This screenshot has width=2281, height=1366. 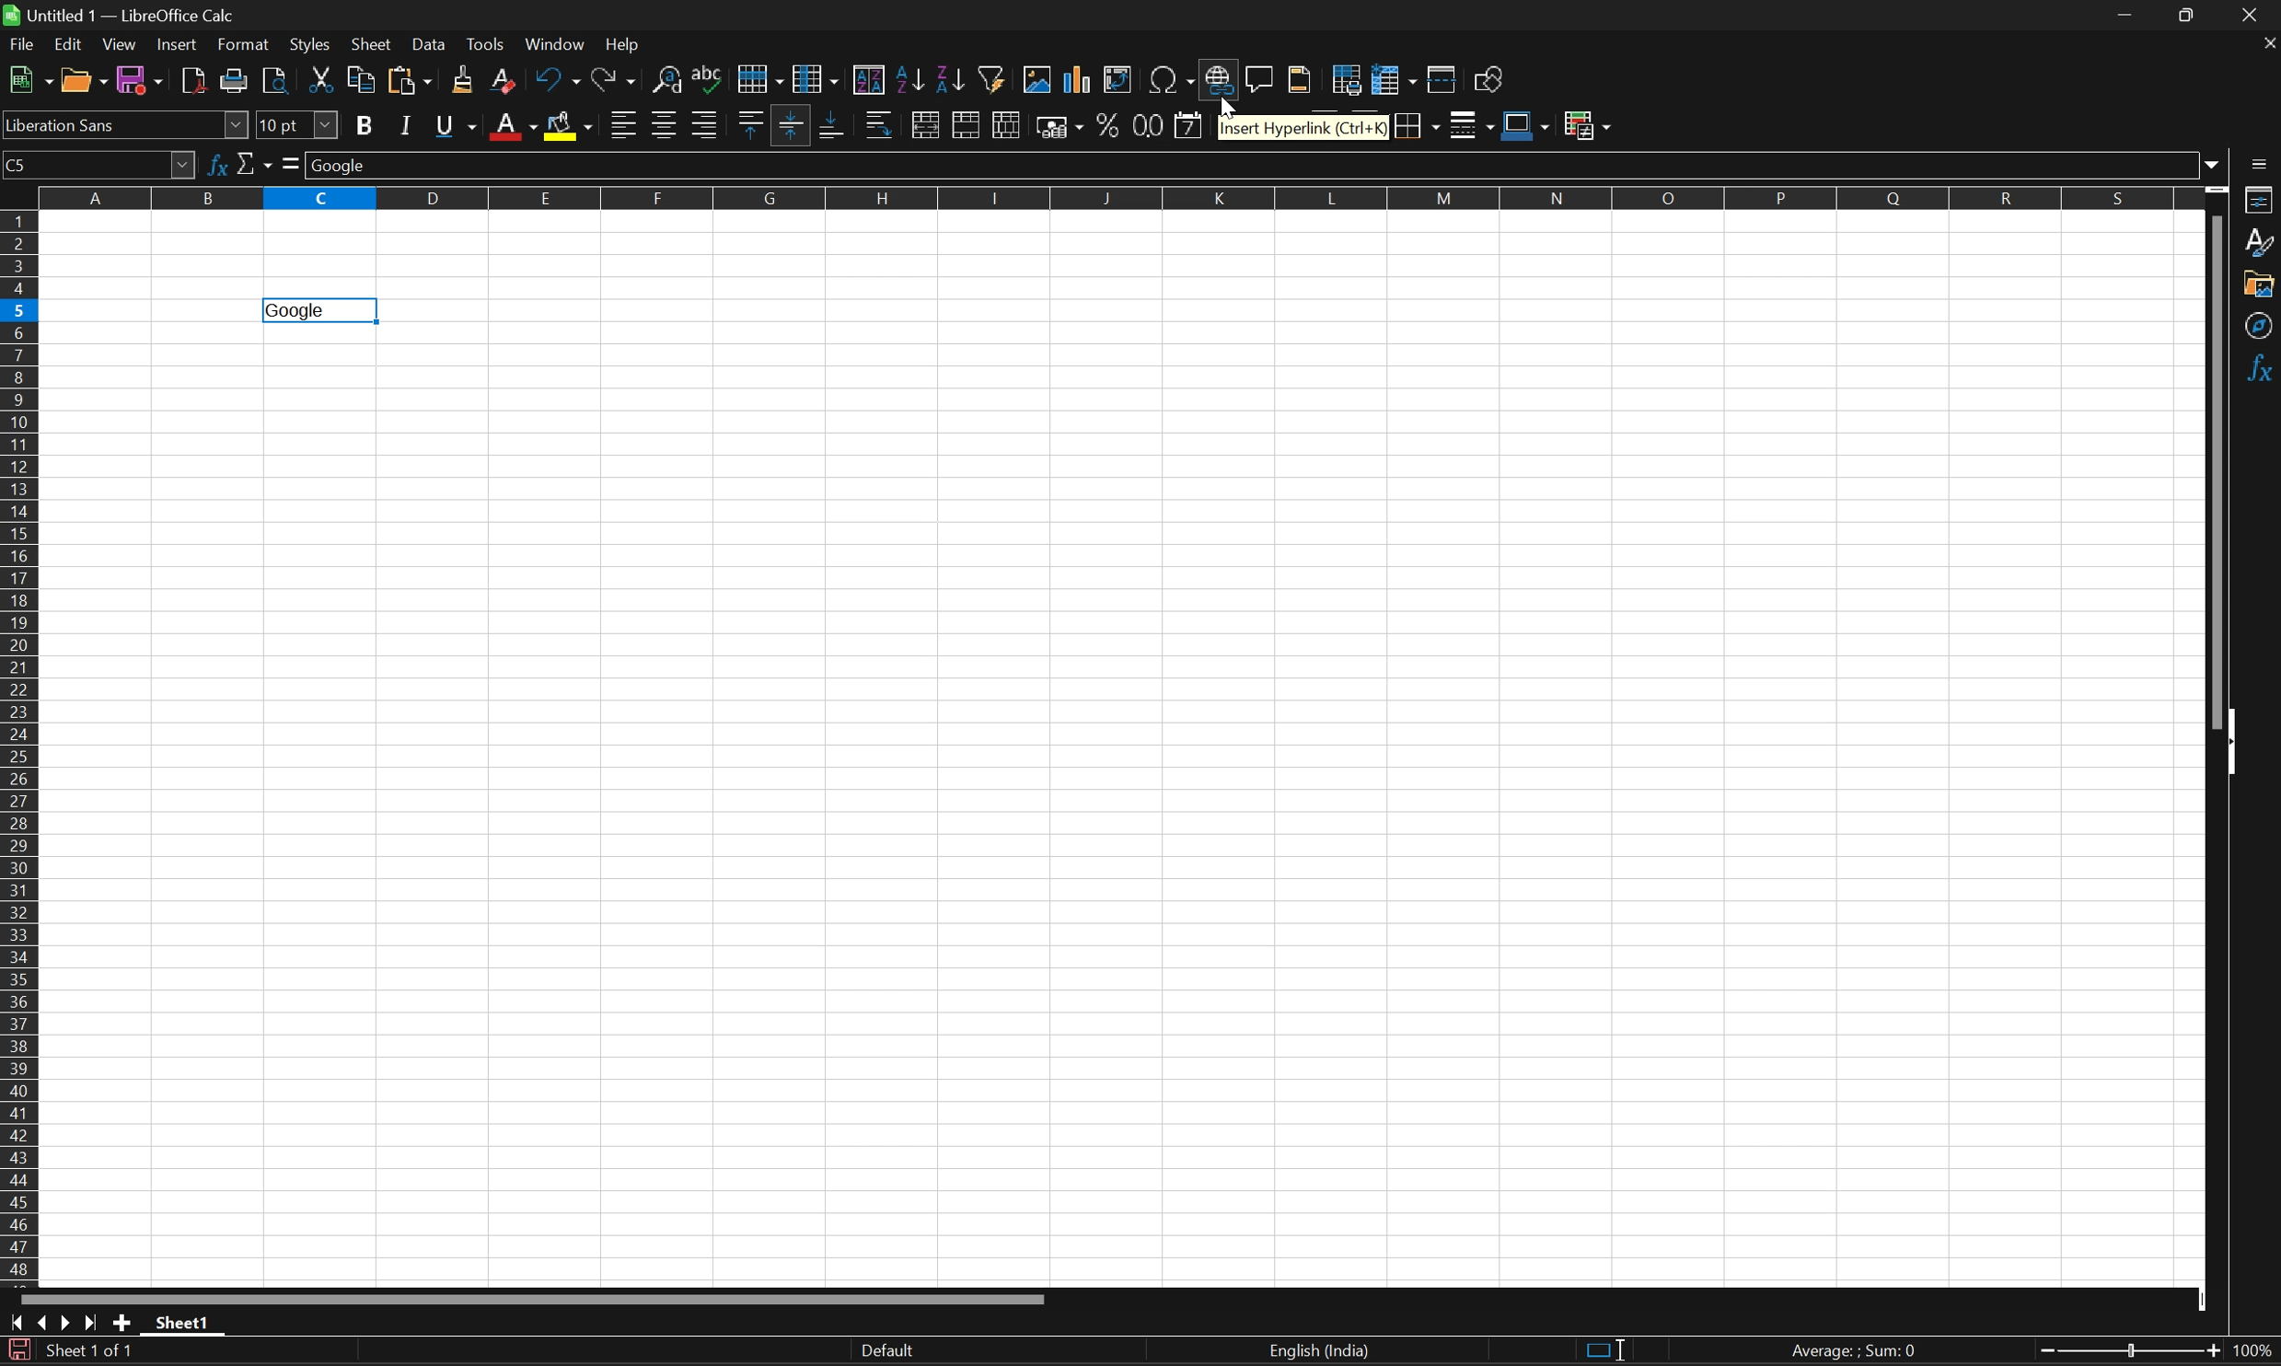 I want to click on Scroll bar, so click(x=2216, y=469).